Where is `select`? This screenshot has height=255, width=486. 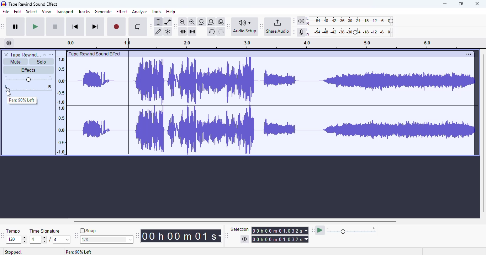
select is located at coordinates (32, 11).